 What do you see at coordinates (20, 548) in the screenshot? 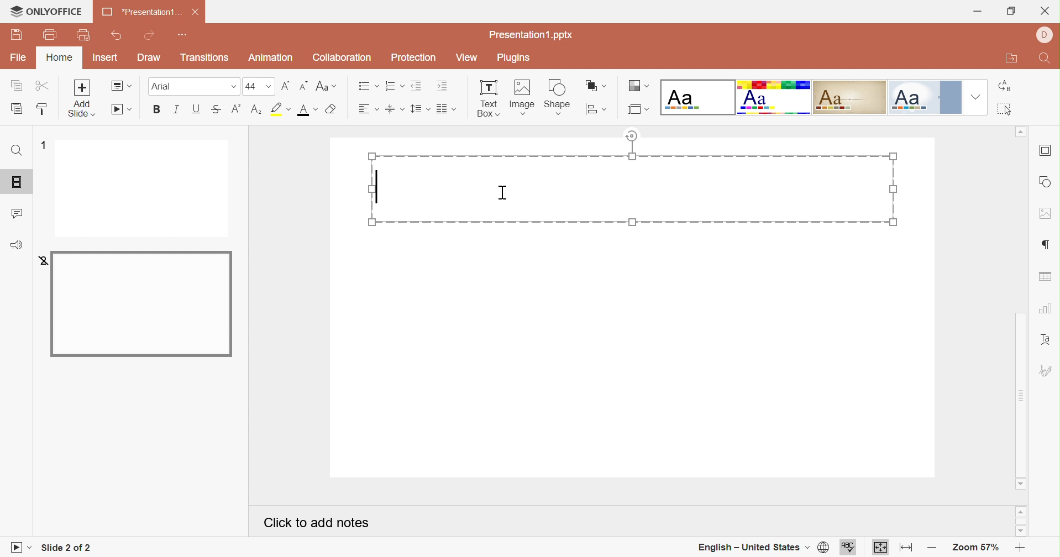
I see `Start slideshow` at bounding box center [20, 548].